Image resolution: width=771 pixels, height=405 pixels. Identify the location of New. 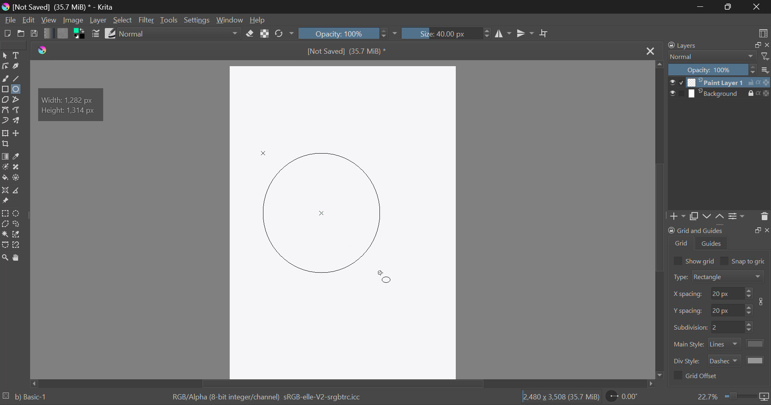
(7, 34).